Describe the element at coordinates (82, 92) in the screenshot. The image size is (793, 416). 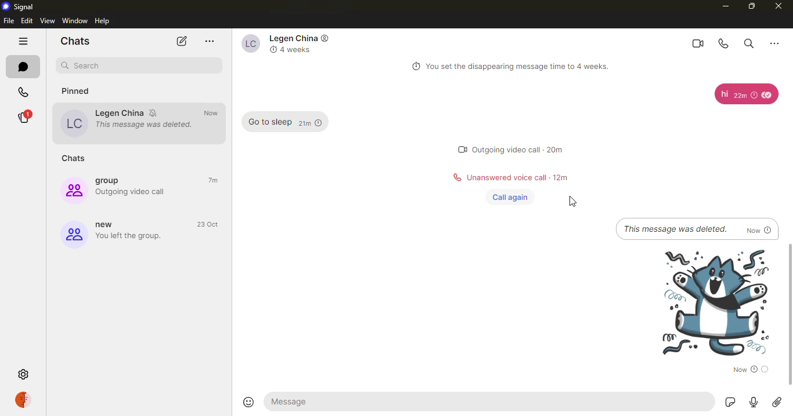
I see `pinned` at that location.